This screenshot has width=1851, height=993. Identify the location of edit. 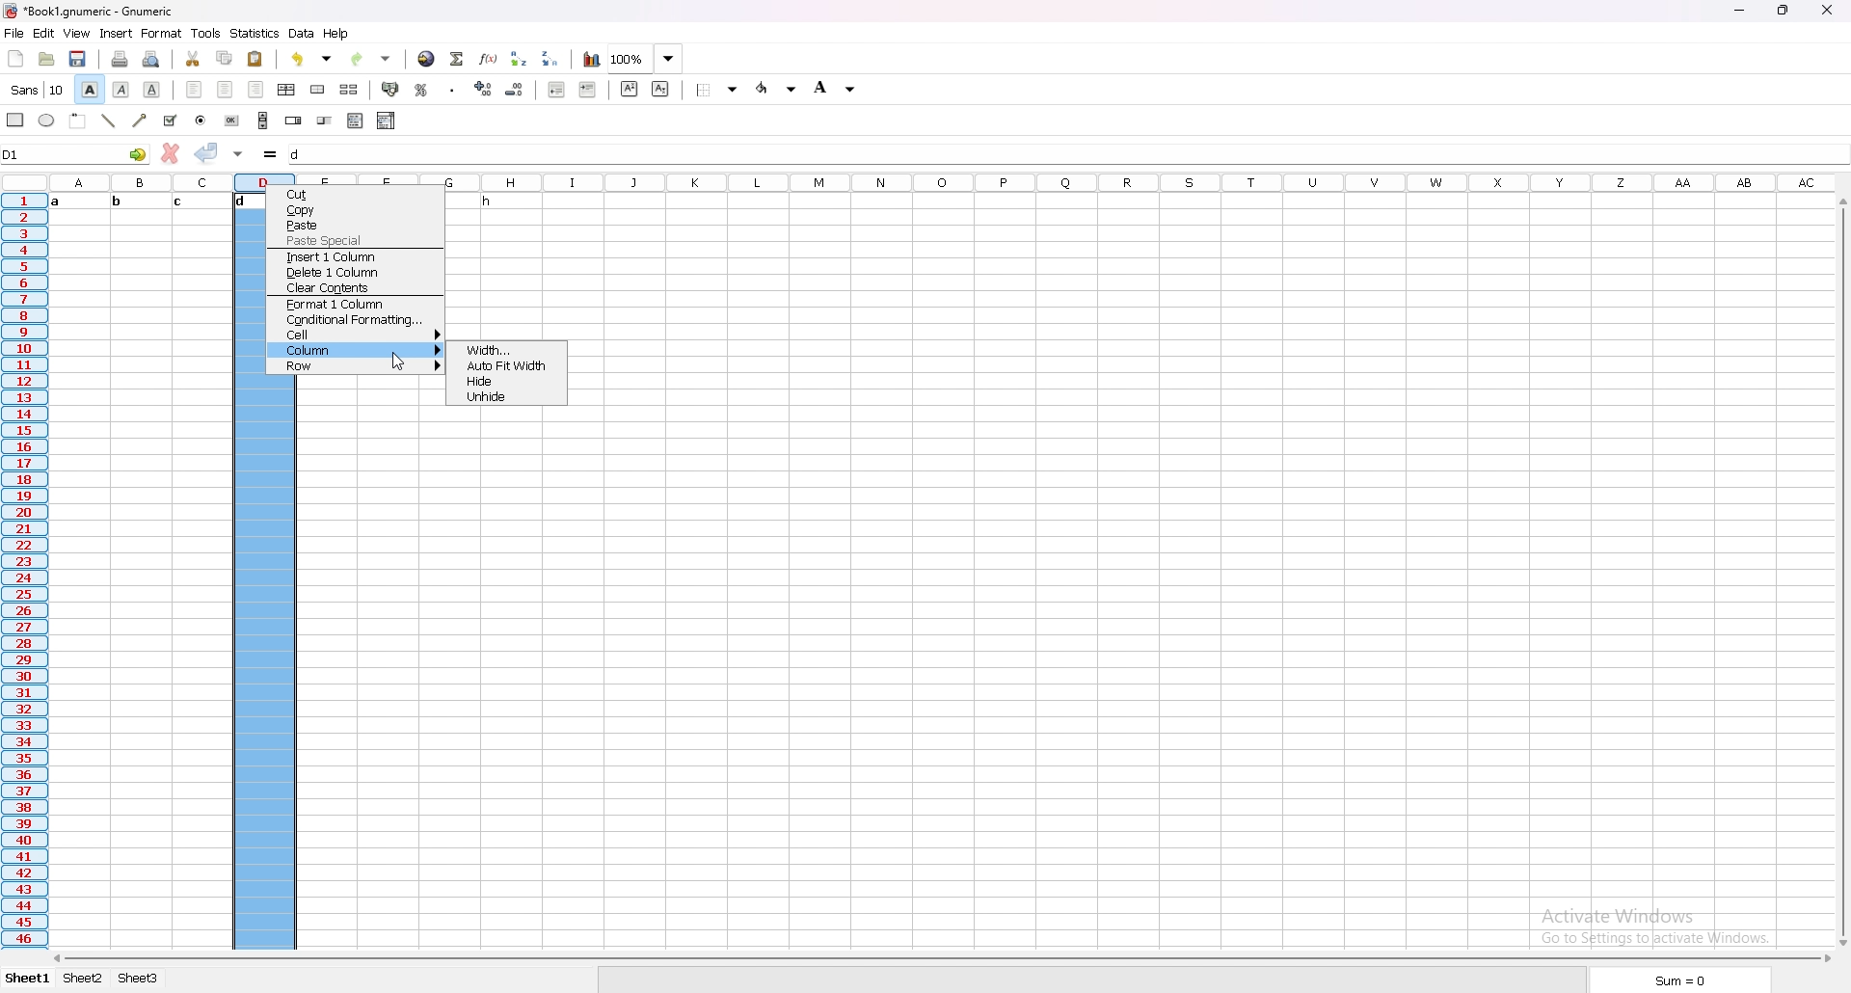
(43, 33).